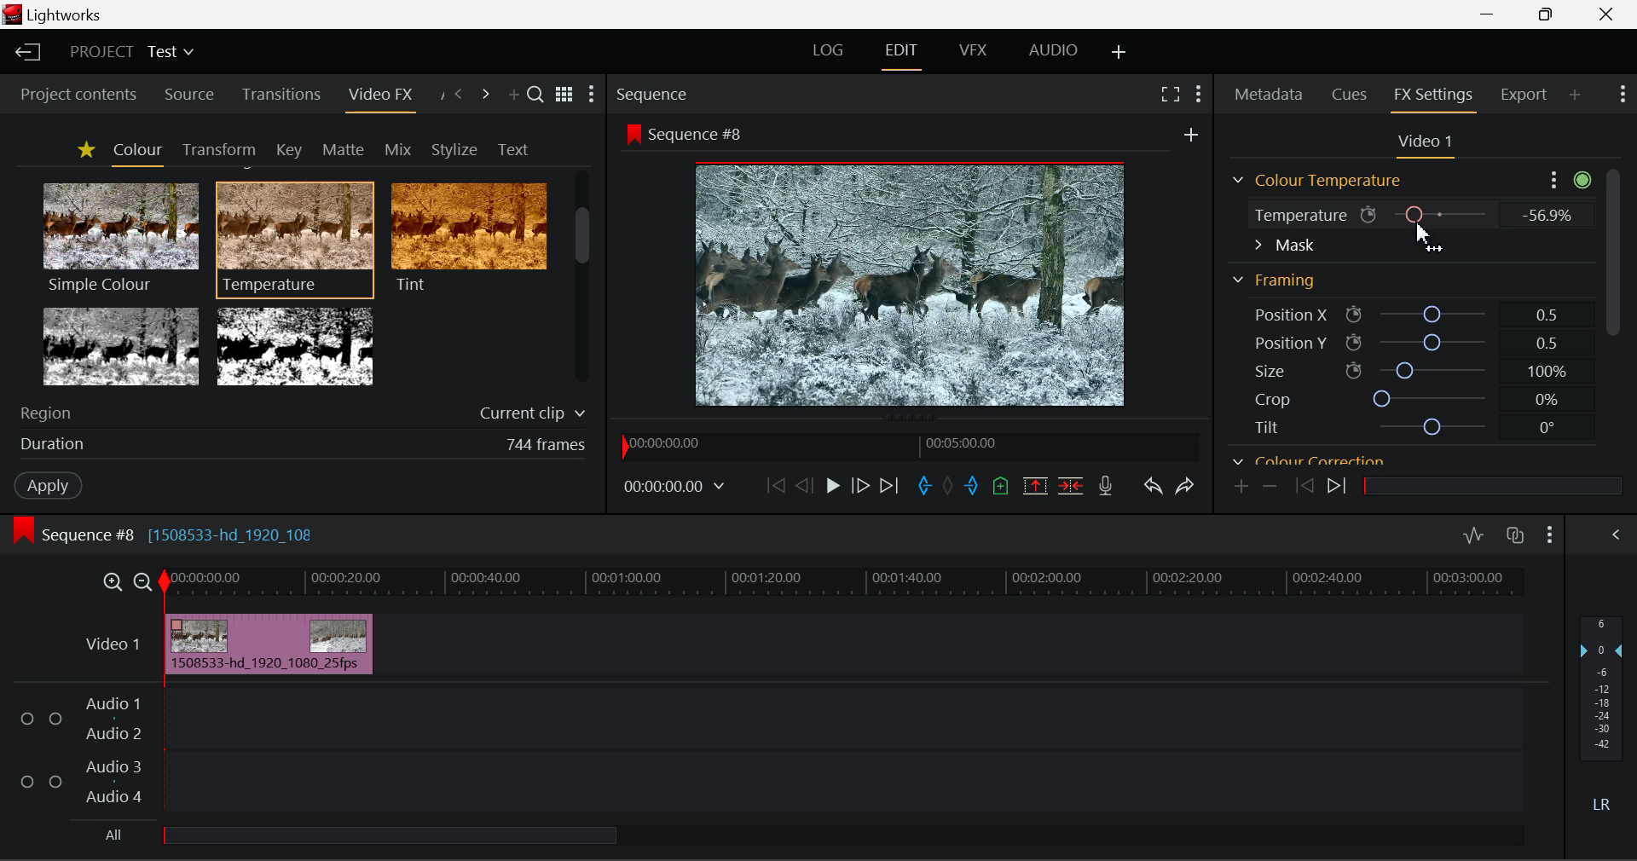 This screenshot has width=1637, height=861. Describe the element at coordinates (1272, 398) in the screenshot. I see `Crop` at that location.